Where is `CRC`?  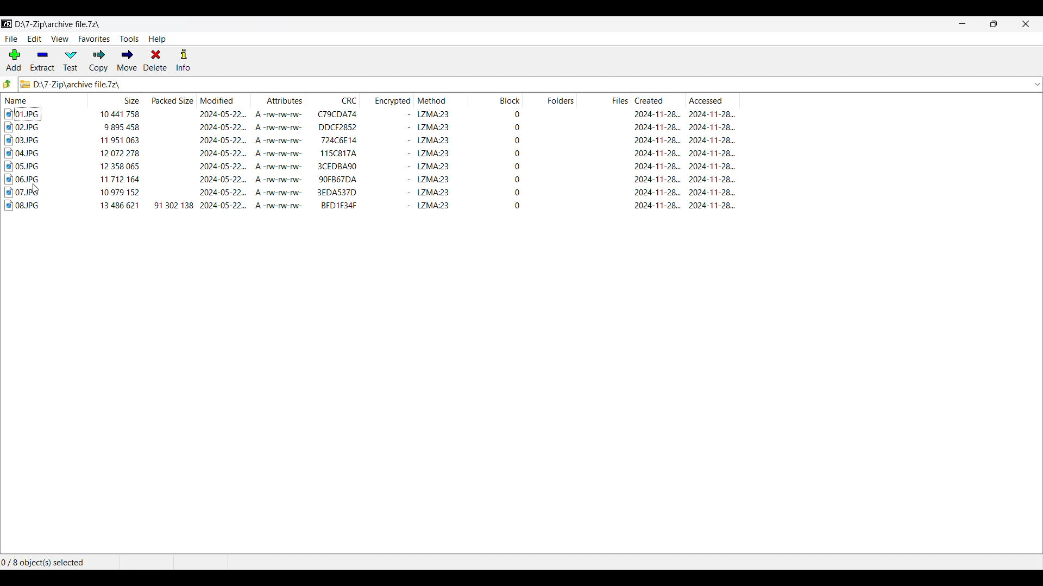 CRC is located at coordinates (337, 166).